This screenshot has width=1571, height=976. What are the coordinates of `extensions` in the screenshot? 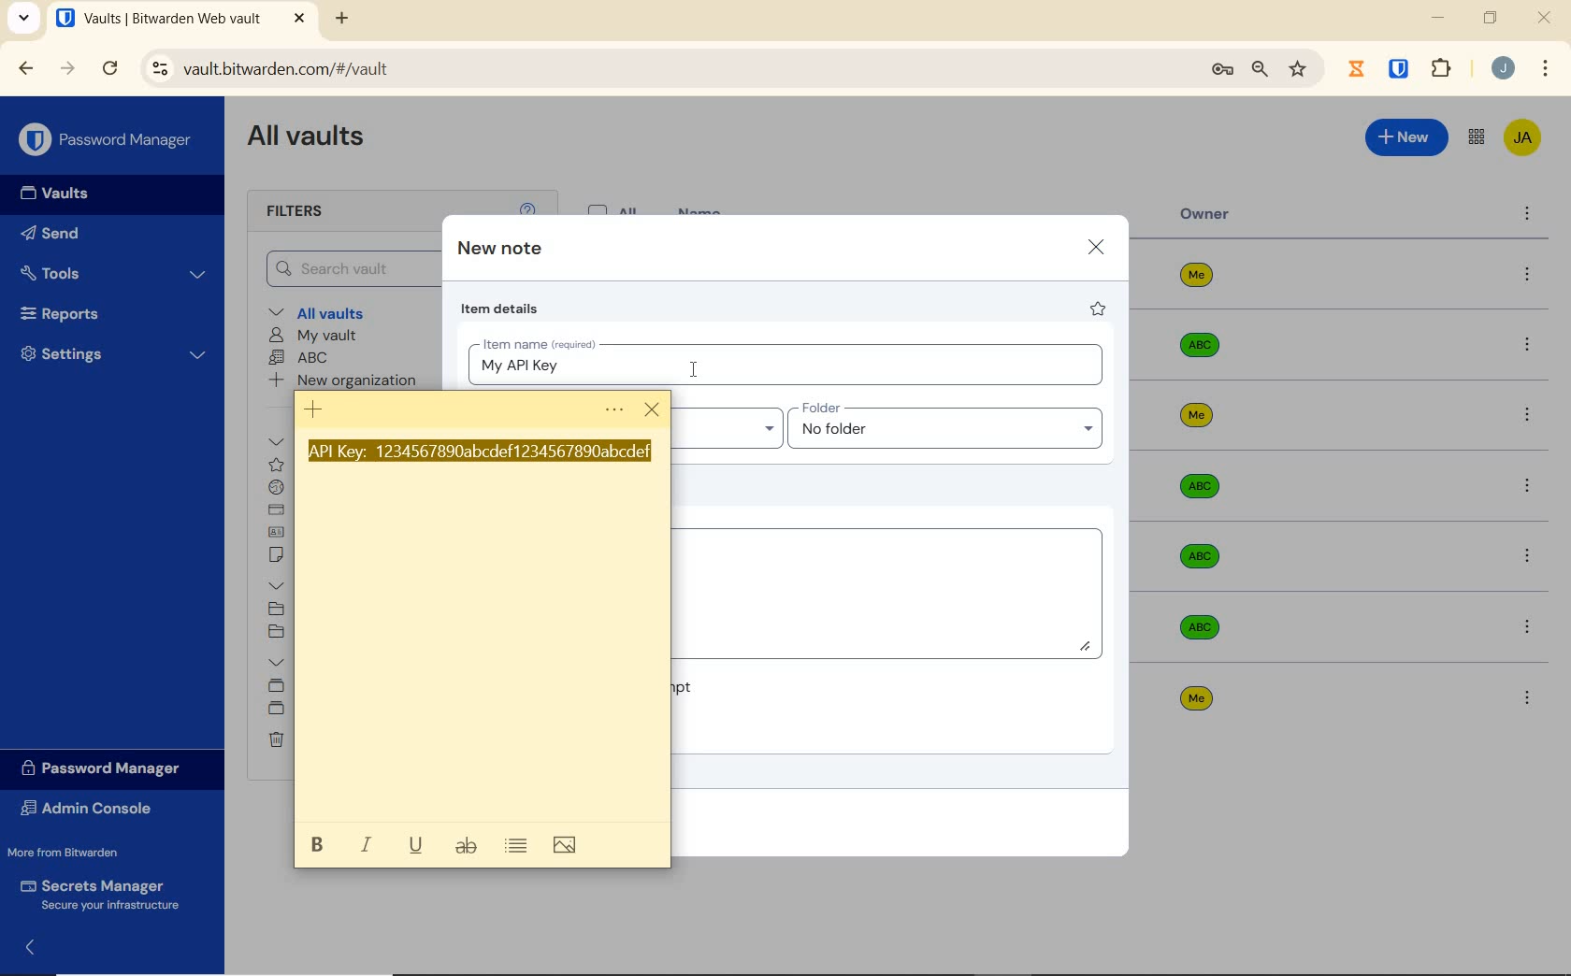 It's located at (1444, 67).